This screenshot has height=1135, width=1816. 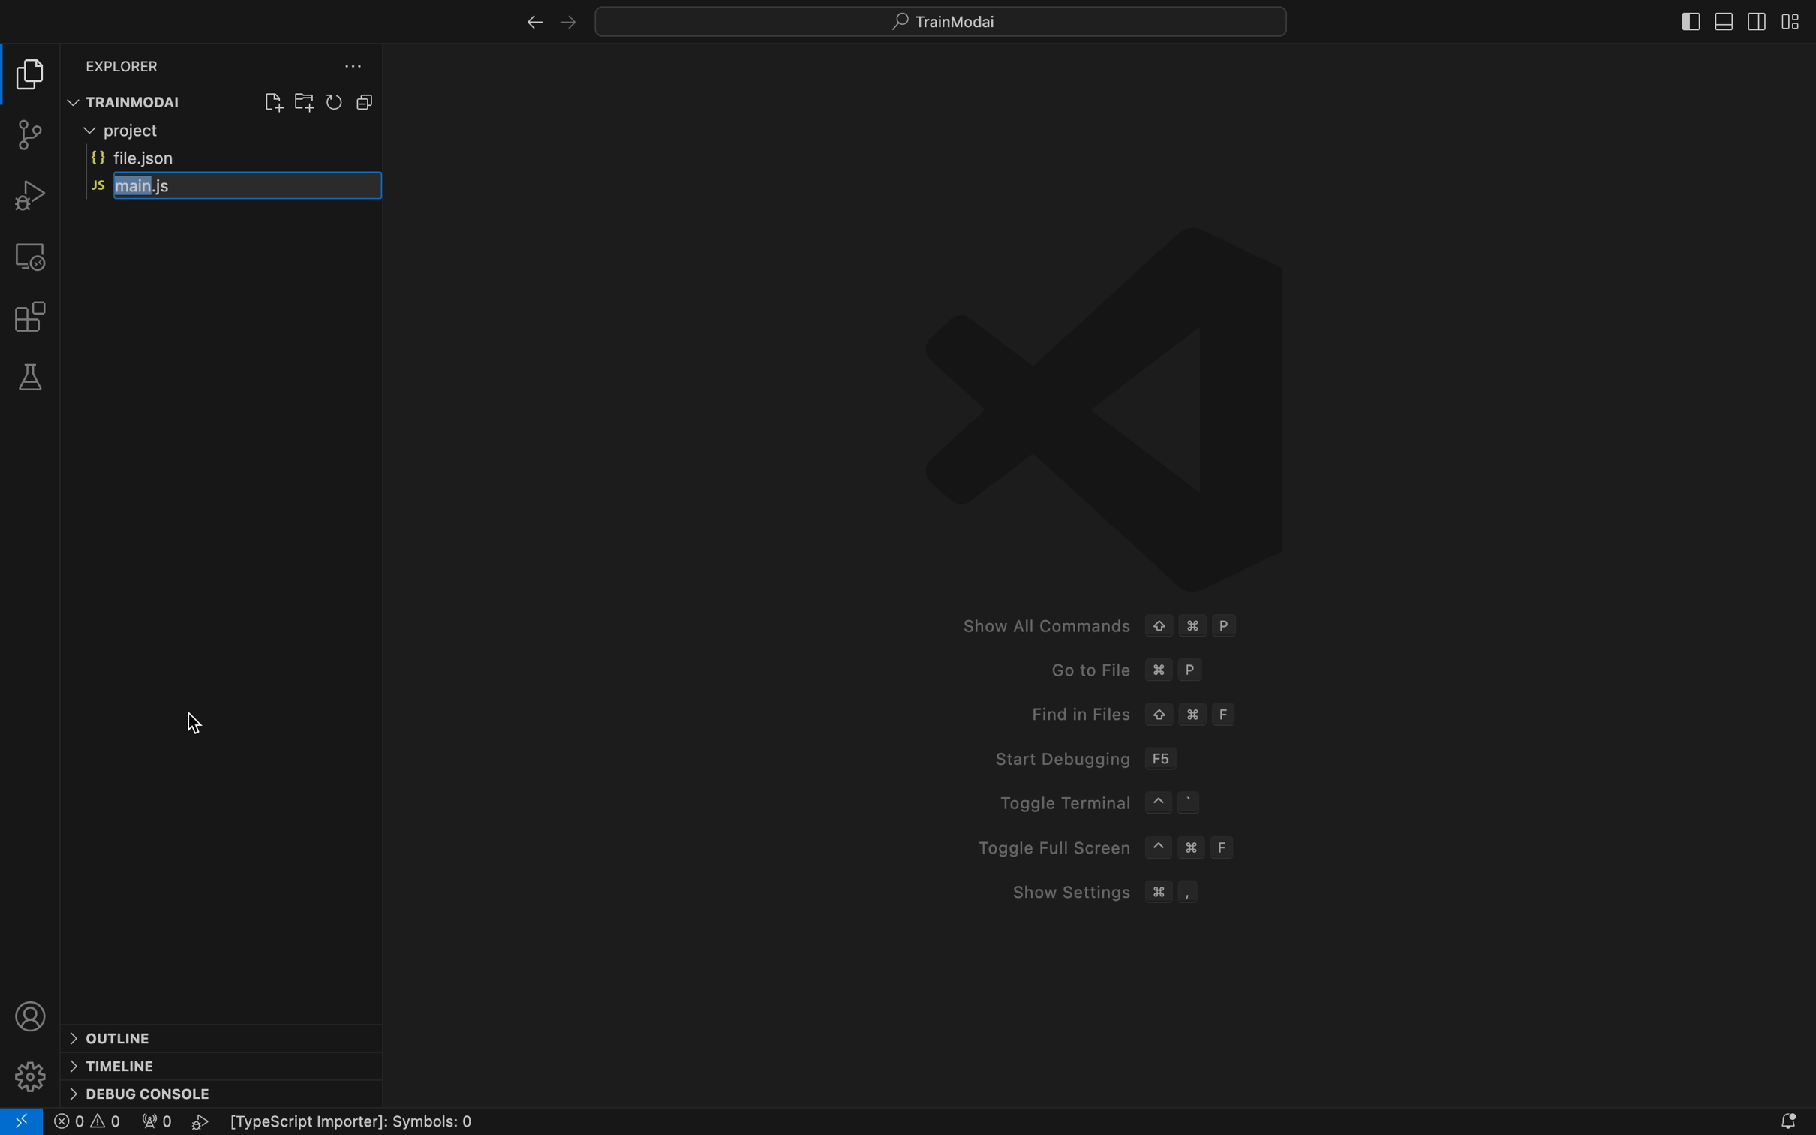 I want to click on create folder, so click(x=303, y=102).